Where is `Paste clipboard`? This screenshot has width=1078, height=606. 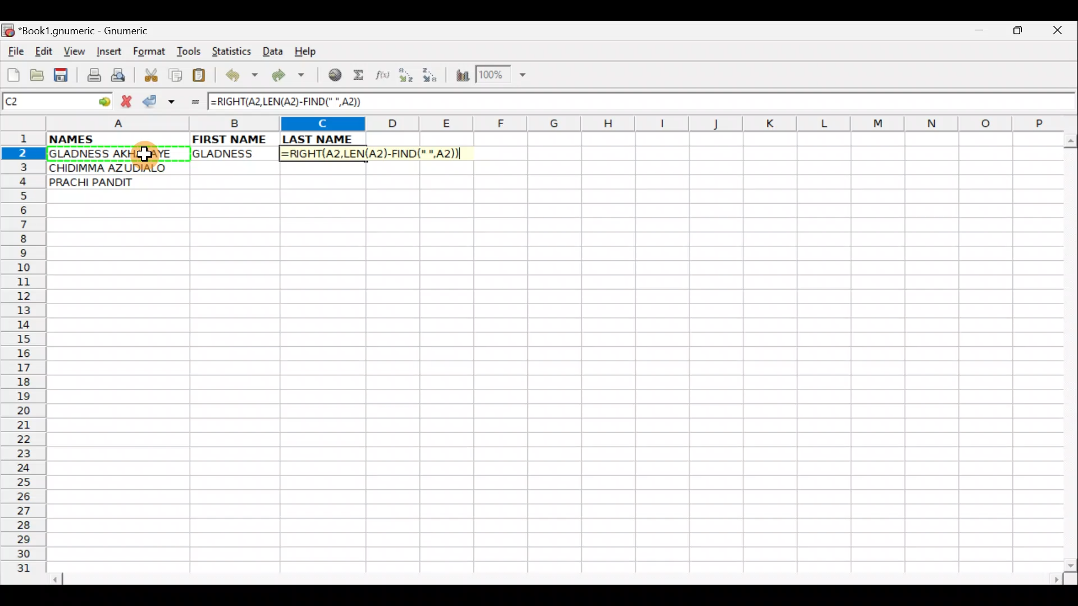 Paste clipboard is located at coordinates (203, 77).